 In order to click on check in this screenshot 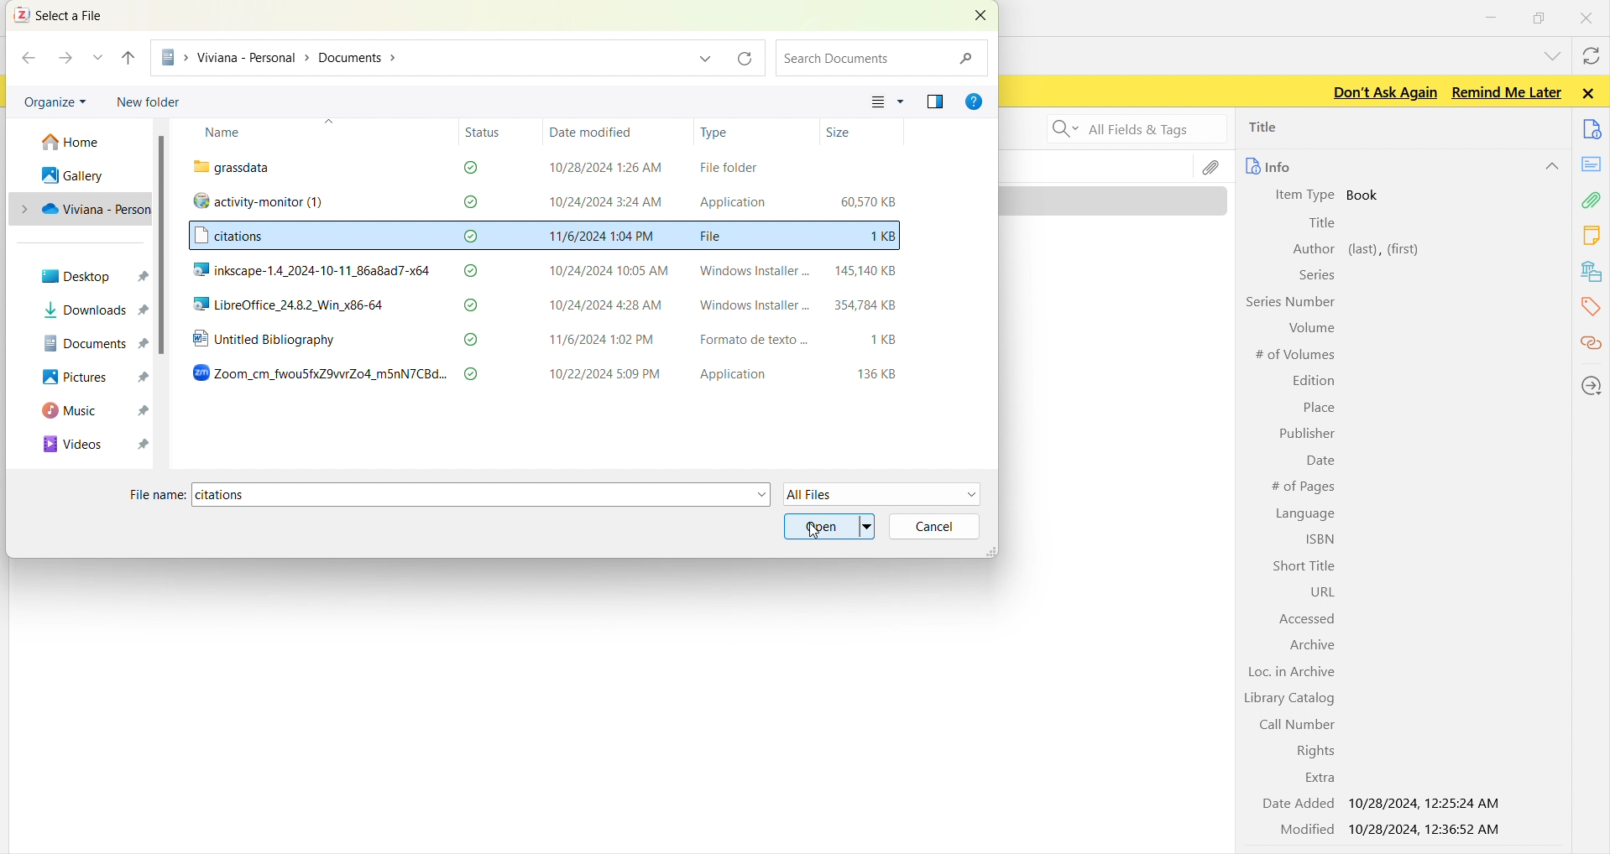, I will do `click(476, 305)`.